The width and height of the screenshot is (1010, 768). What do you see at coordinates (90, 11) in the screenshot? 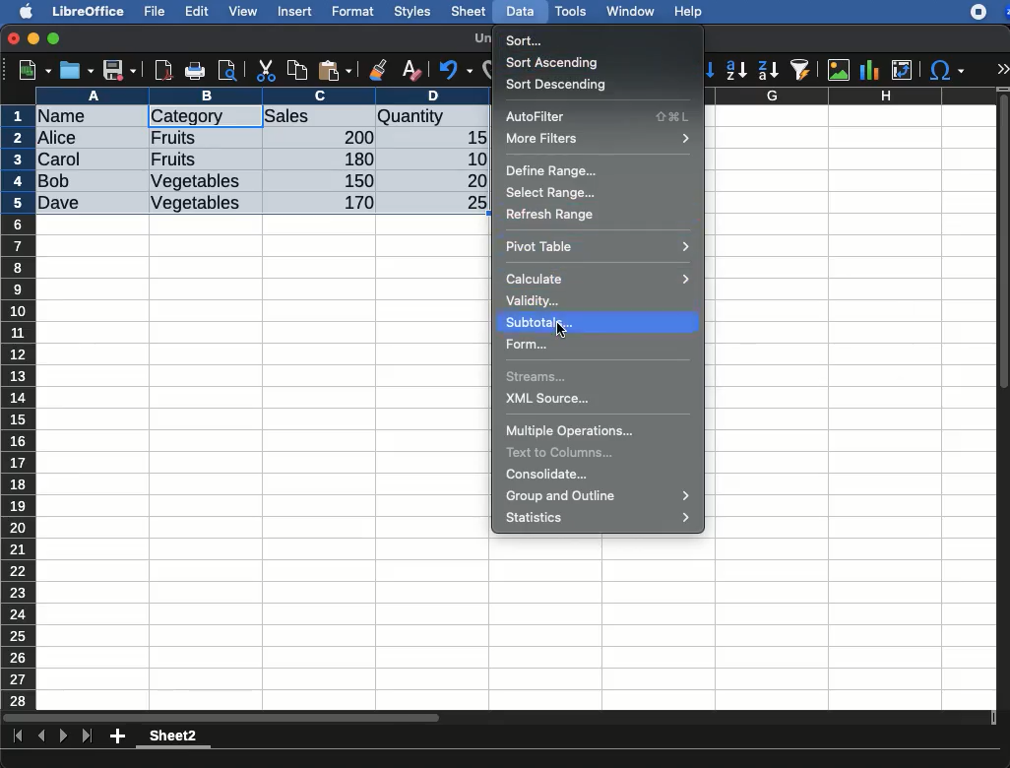
I see `libreoffice` at bounding box center [90, 11].